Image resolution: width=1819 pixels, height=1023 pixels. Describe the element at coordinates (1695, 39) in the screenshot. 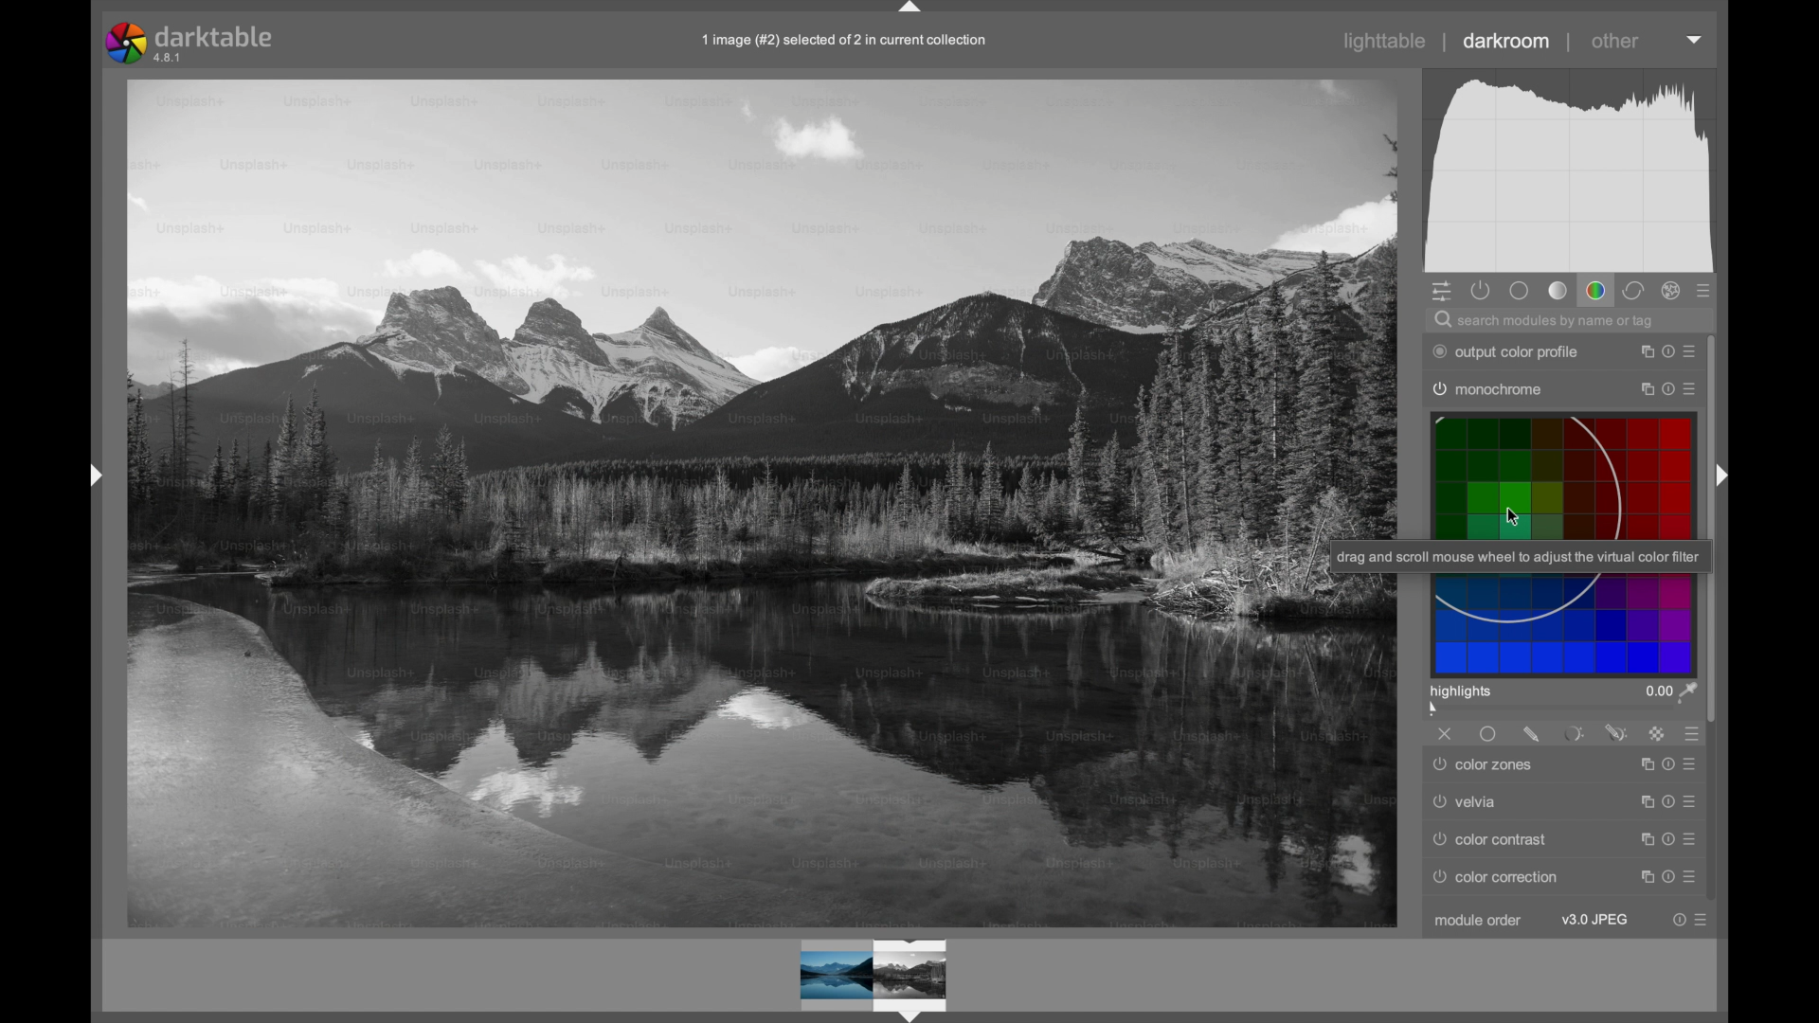

I see `dropdown menu ` at that location.